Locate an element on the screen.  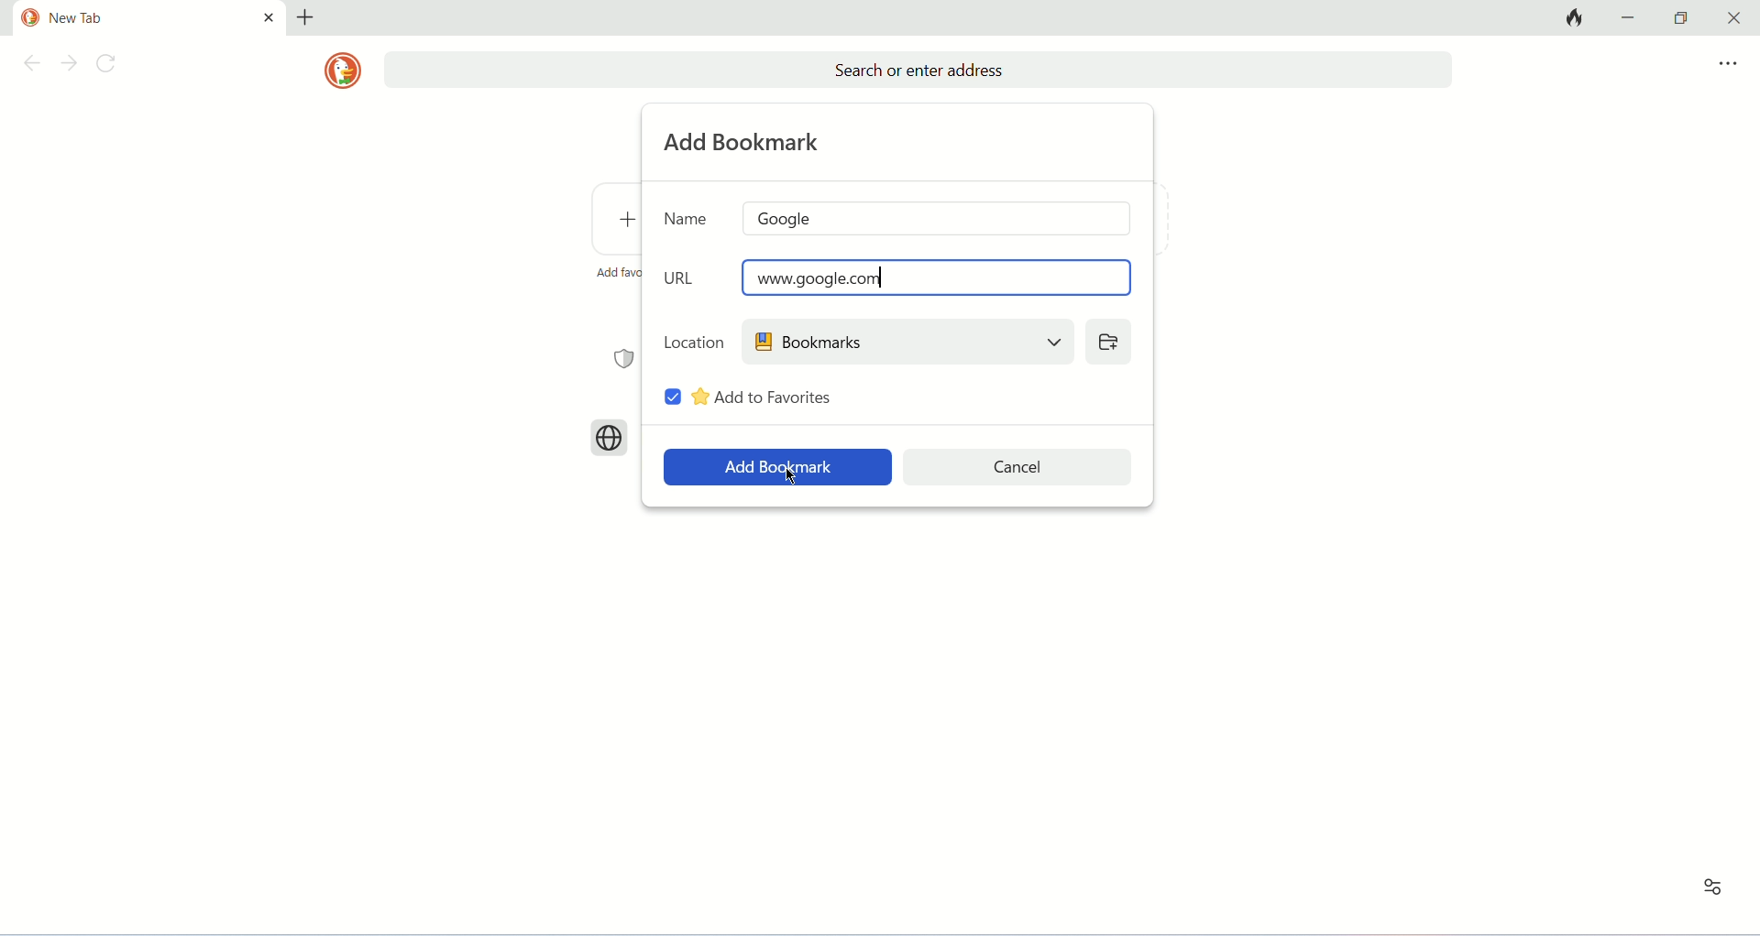
add bookmark is located at coordinates (777, 467).